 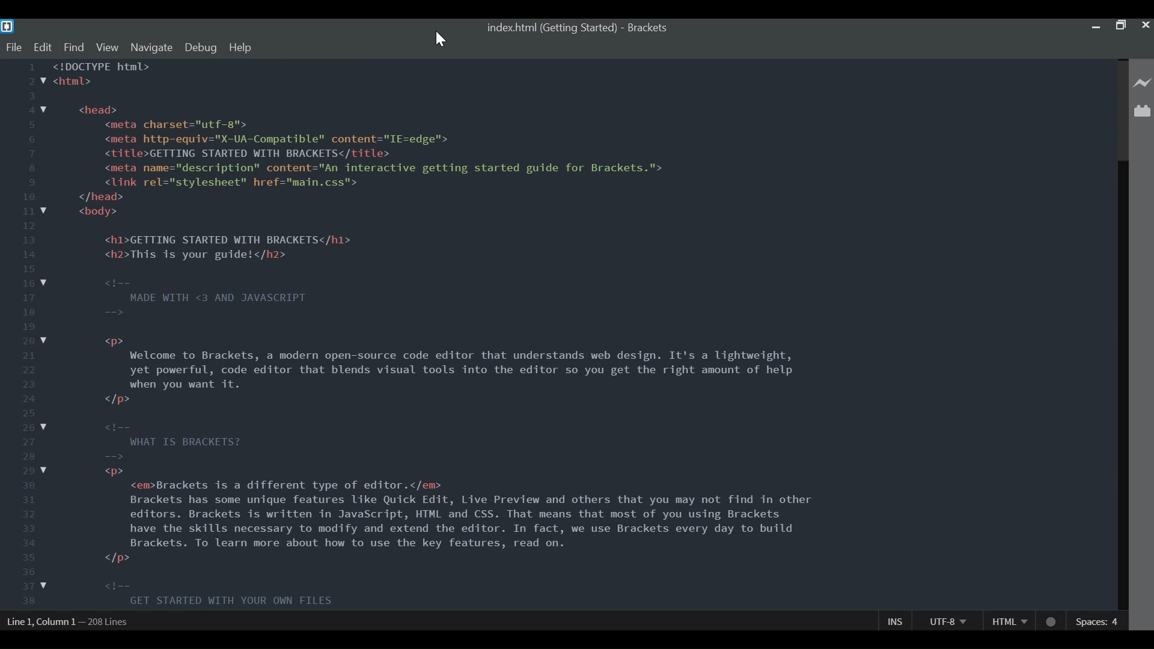 I want to click on Close, so click(x=1147, y=26).